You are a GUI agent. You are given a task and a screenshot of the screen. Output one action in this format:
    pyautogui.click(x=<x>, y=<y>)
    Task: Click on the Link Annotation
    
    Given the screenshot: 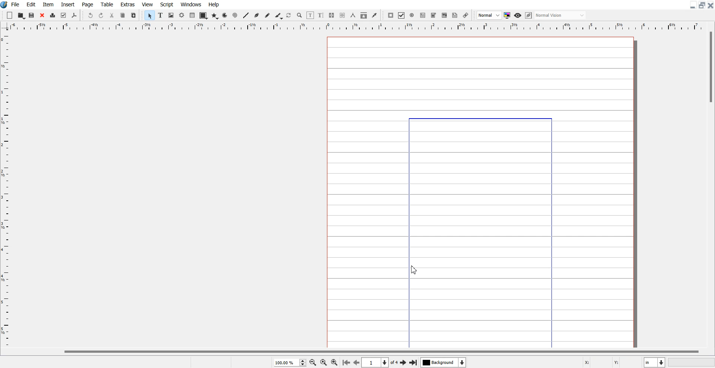 What is the action you would take?
    pyautogui.click(x=465, y=16)
    